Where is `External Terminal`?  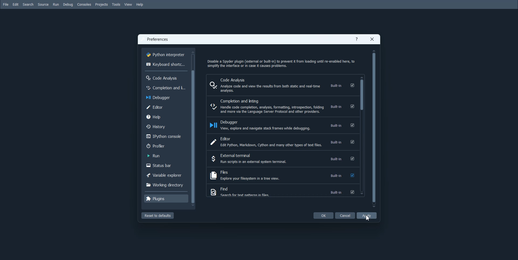 External Terminal is located at coordinates (282, 159).